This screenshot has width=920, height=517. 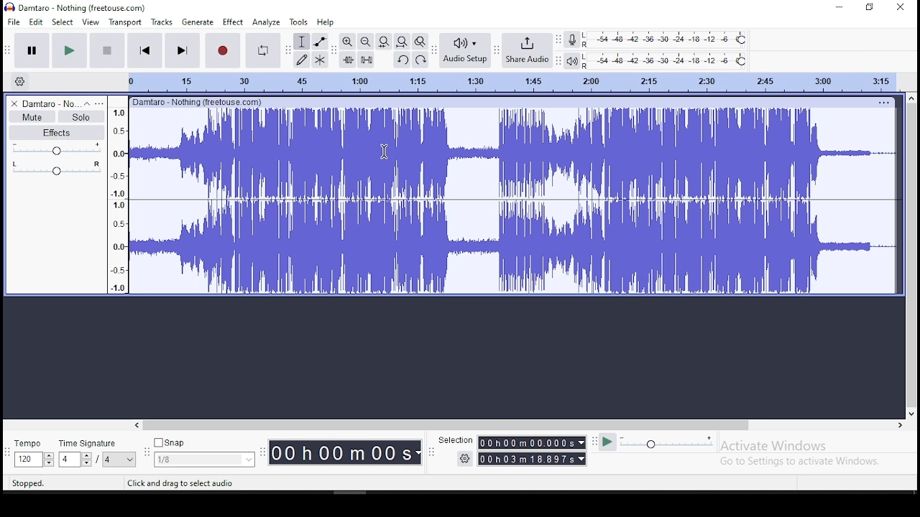 I want to click on generate, so click(x=198, y=22).